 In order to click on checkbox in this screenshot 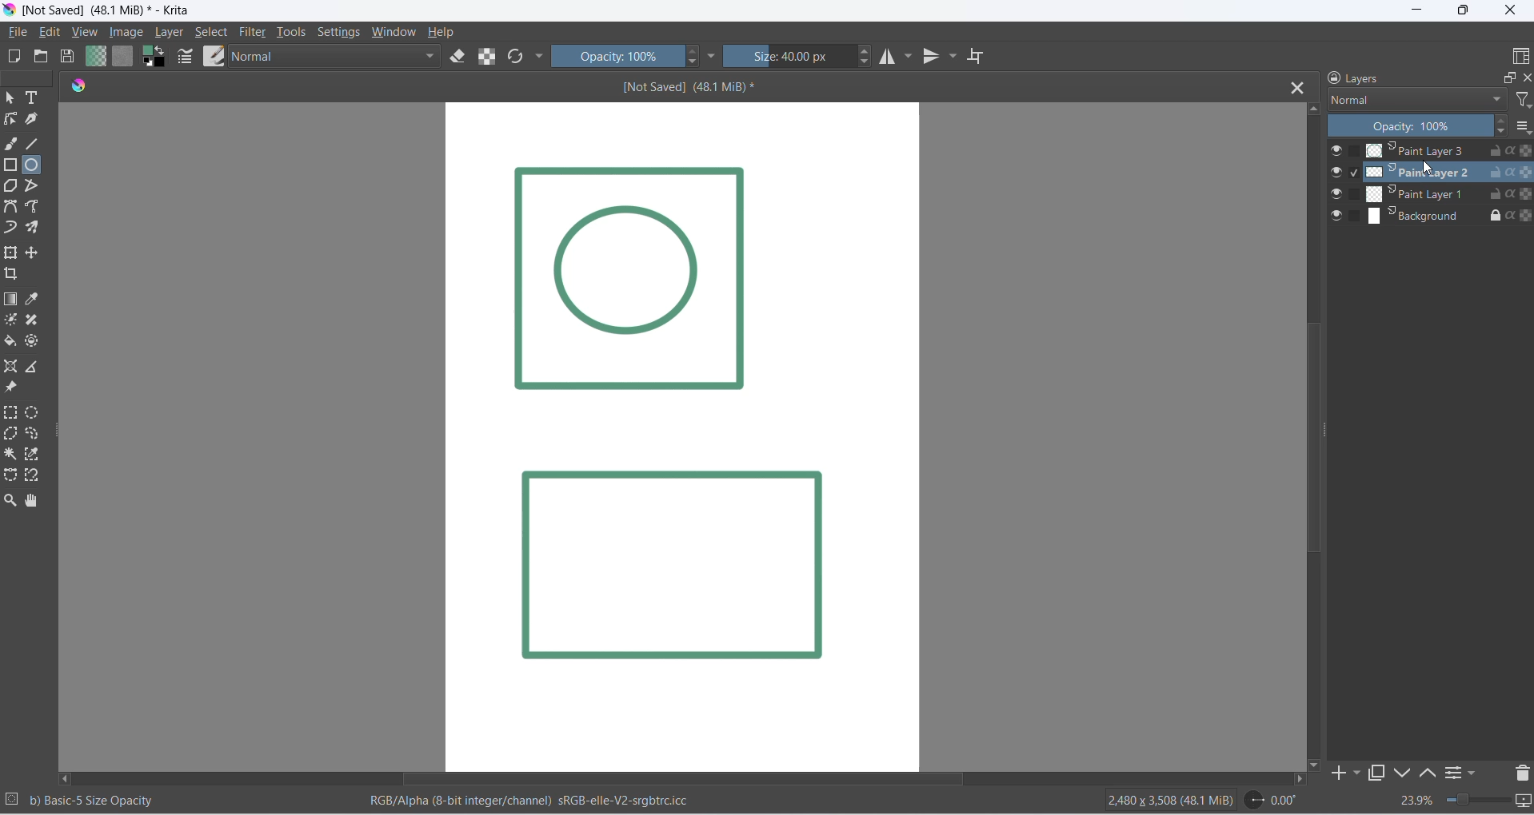, I will do `click(1353, 192)`.